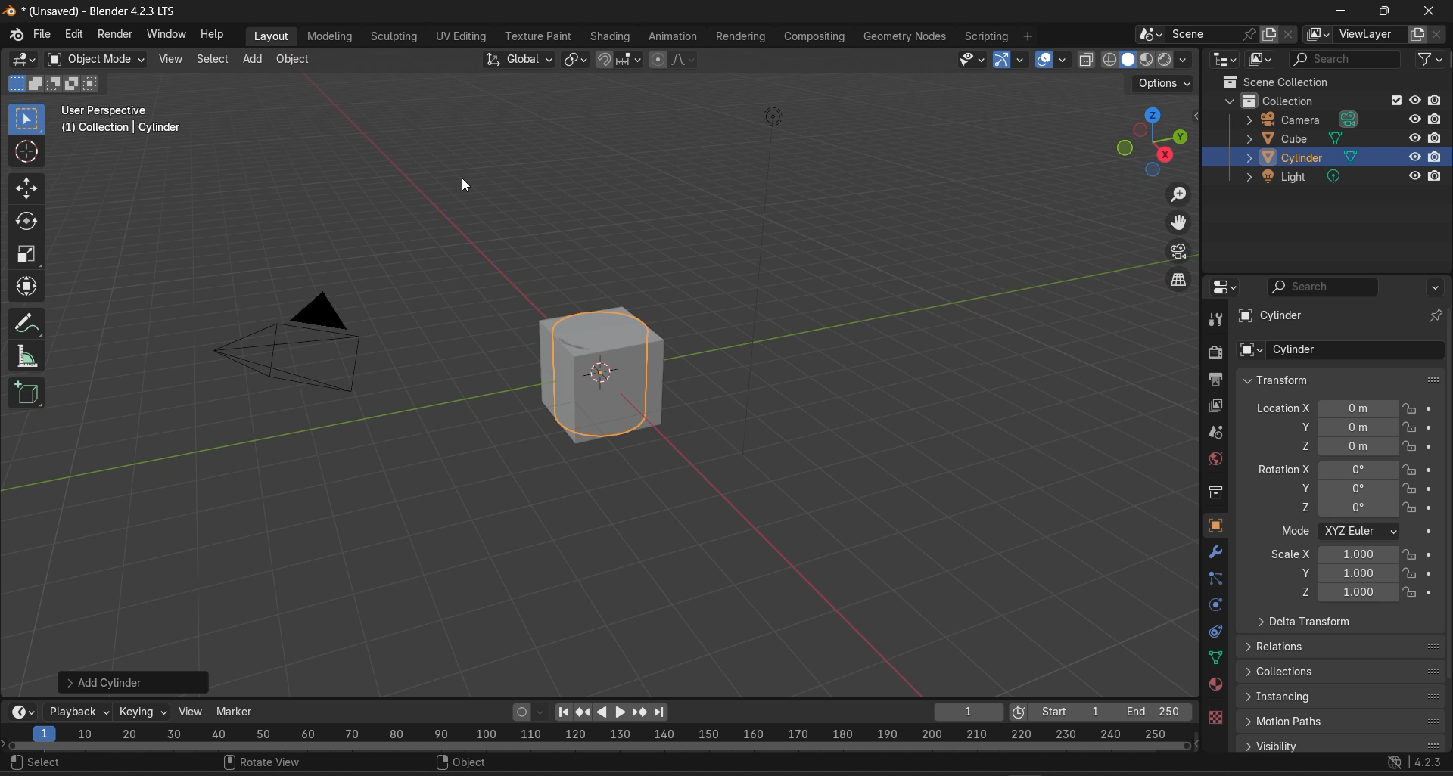 The height and width of the screenshot is (776, 1453). What do you see at coordinates (118, 121) in the screenshot?
I see `user perspective : cube` at bounding box center [118, 121].